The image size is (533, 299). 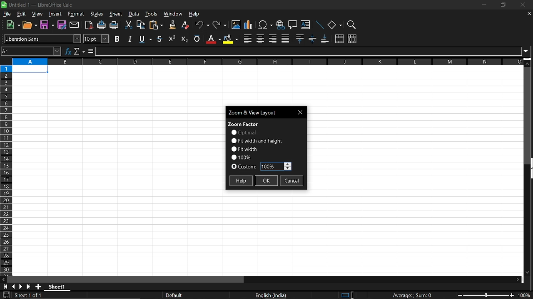 I want to click on undo, so click(x=202, y=26).